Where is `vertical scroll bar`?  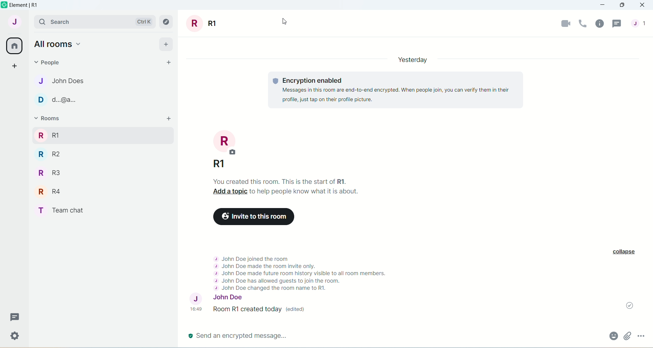
vertical scroll bar is located at coordinates (649, 183).